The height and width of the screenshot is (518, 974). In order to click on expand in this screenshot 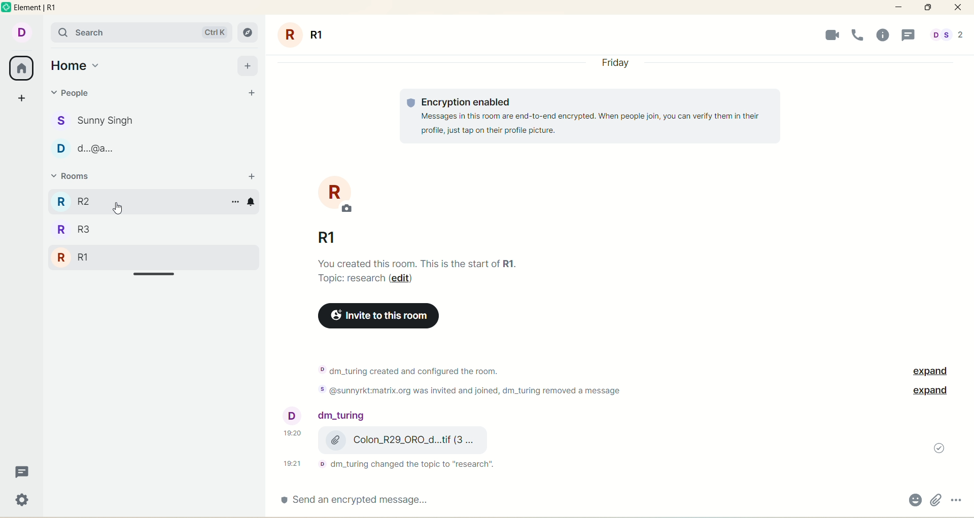, I will do `click(926, 372)`.